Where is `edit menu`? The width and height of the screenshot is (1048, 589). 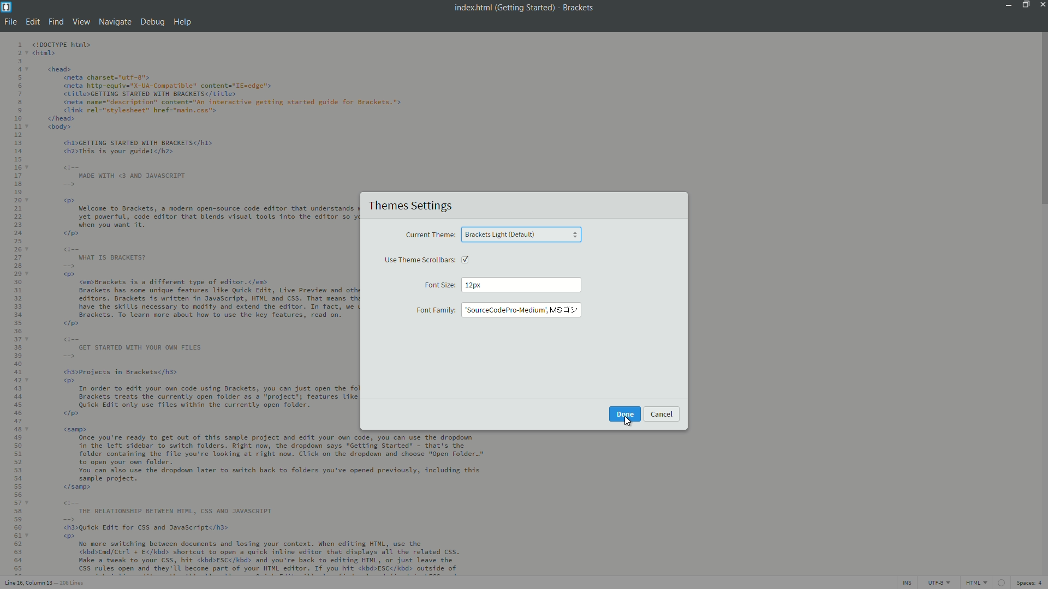
edit menu is located at coordinates (32, 22).